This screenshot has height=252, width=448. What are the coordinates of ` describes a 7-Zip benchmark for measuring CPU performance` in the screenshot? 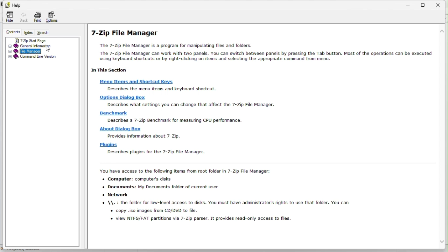 It's located at (174, 121).